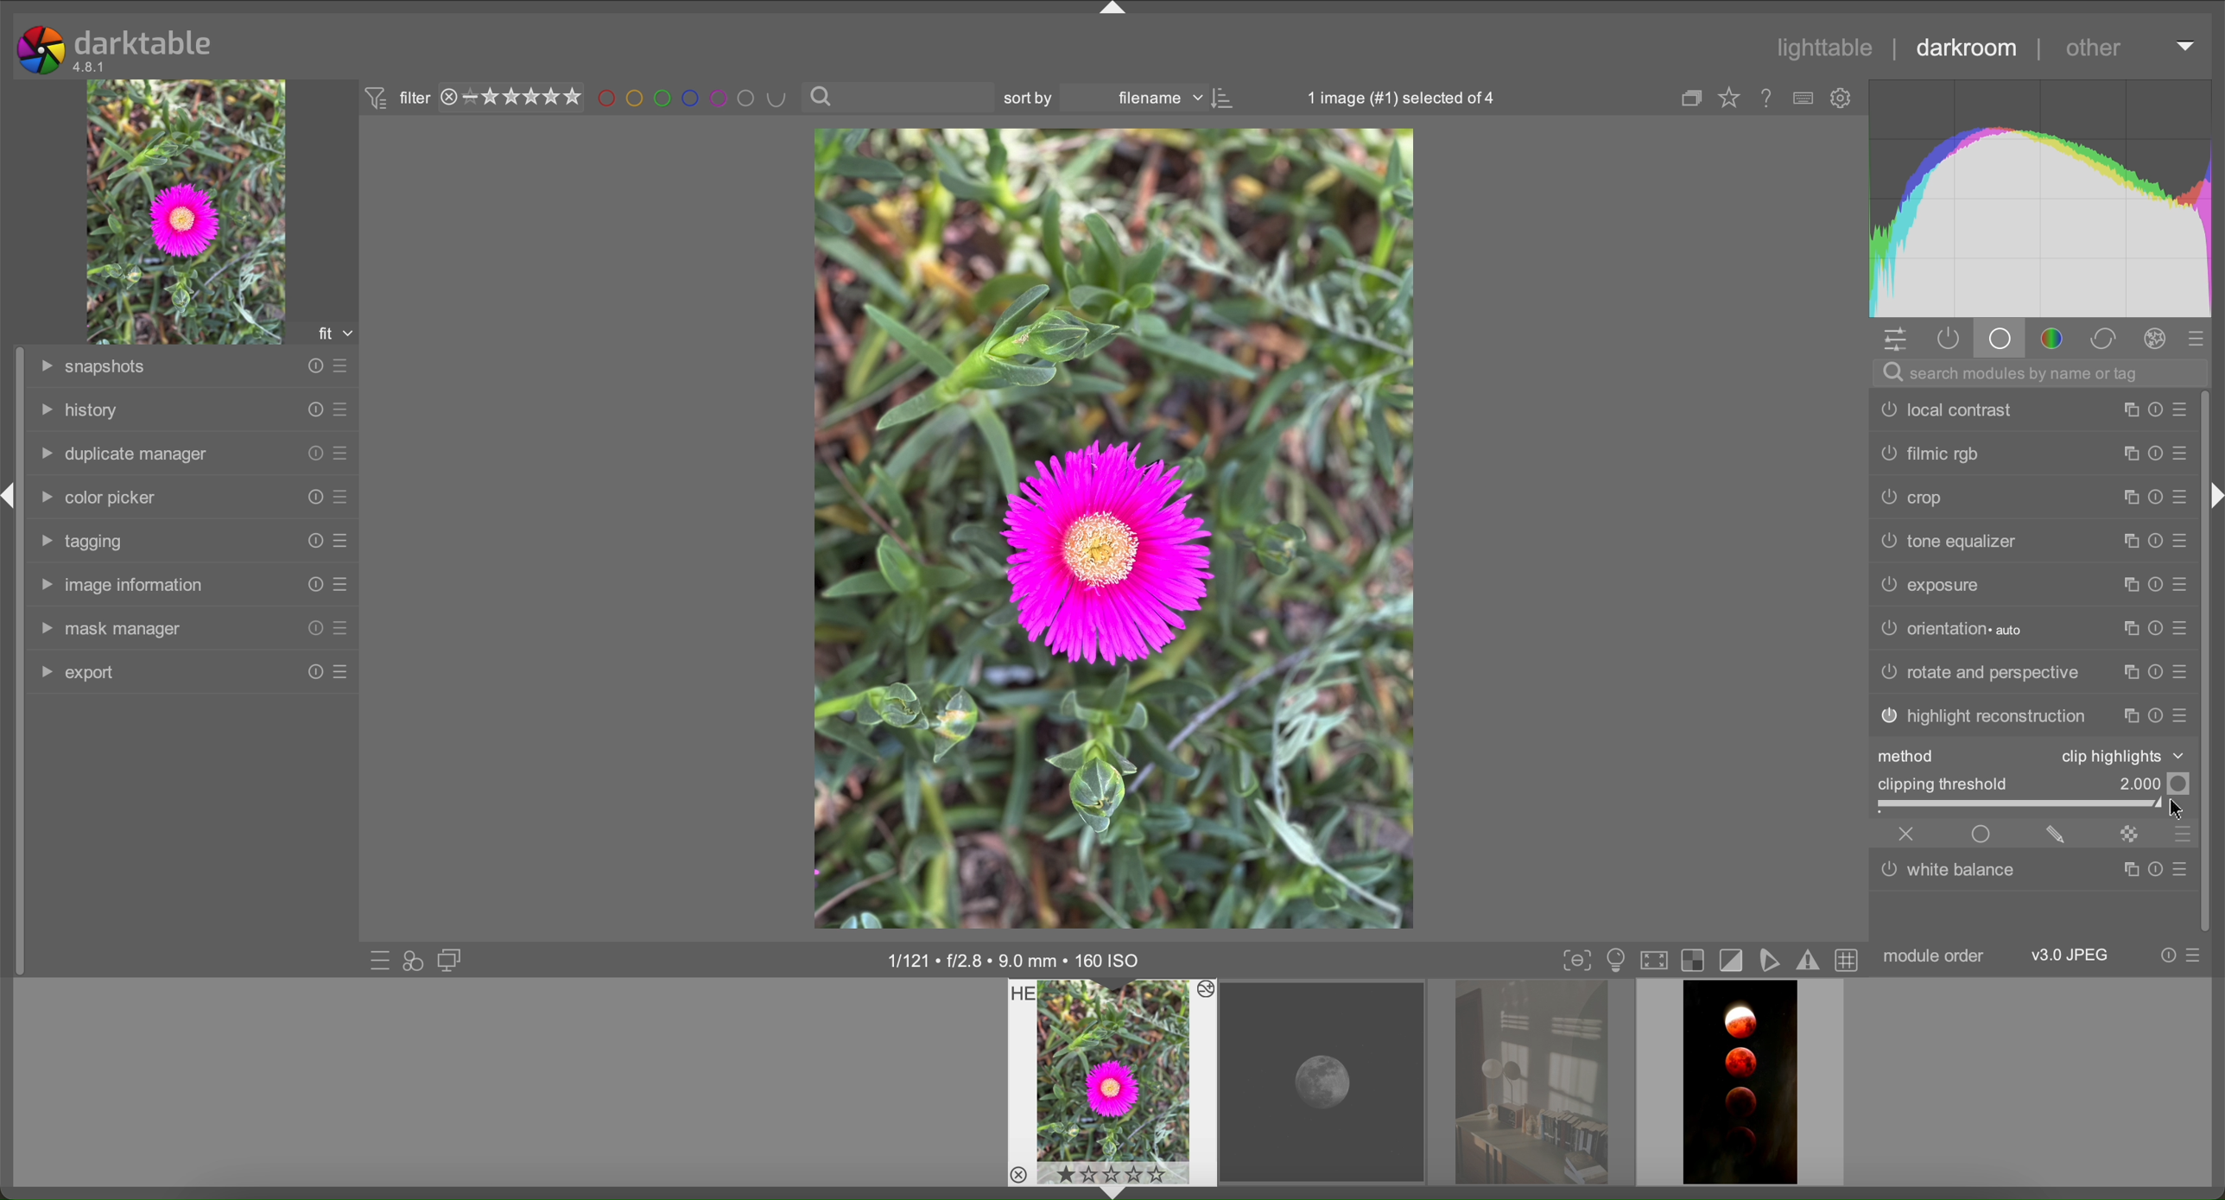 Image resolution: width=2225 pixels, height=1200 pixels. I want to click on darktable, so click(144, 42).